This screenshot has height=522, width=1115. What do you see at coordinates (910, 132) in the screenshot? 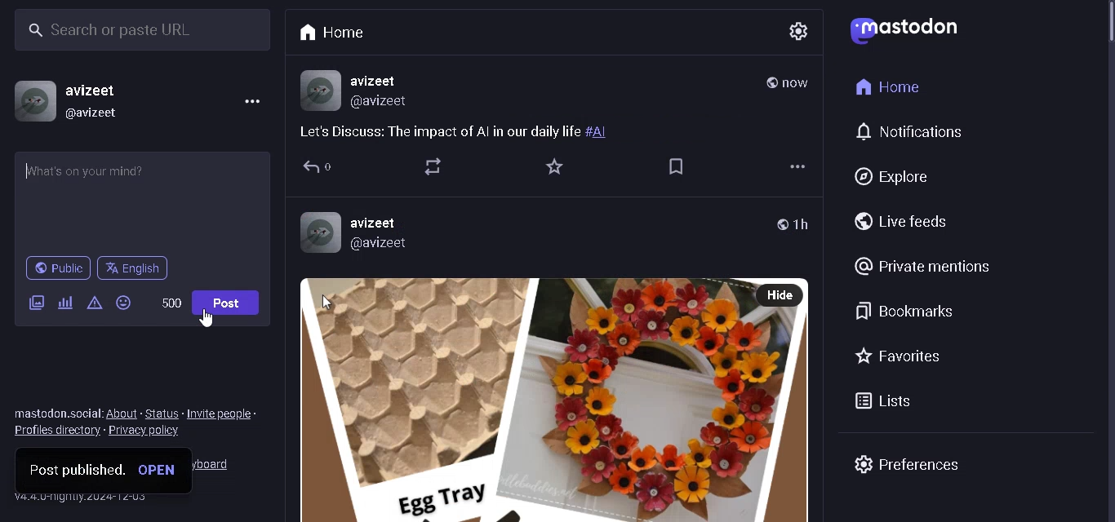
I see `NOTIFICATIONS` at bounding box center [910, 132].